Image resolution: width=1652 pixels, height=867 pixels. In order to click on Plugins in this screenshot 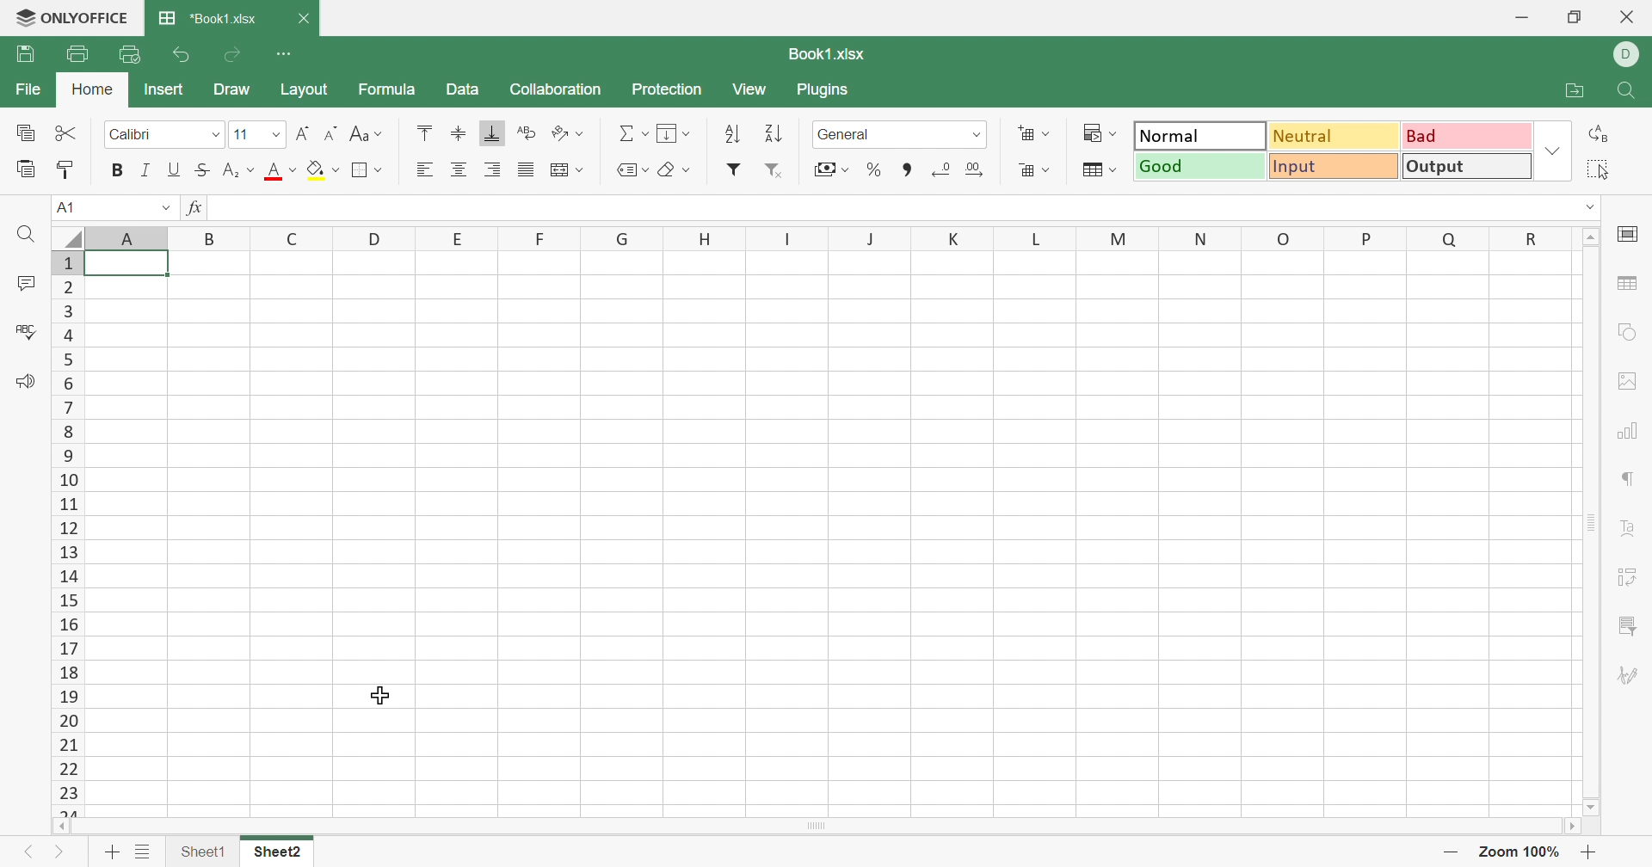, I will do `click(827, 89)`.